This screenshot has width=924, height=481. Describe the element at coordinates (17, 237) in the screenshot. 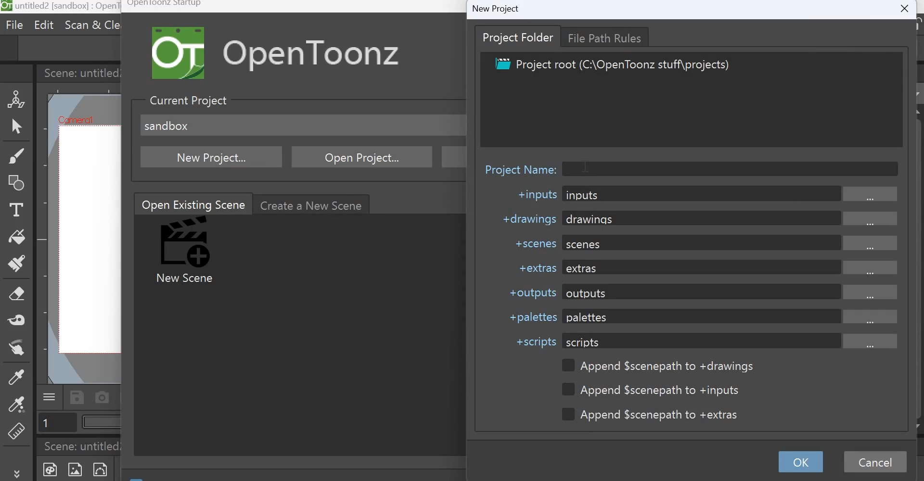

I see `Fill tool` at that location.